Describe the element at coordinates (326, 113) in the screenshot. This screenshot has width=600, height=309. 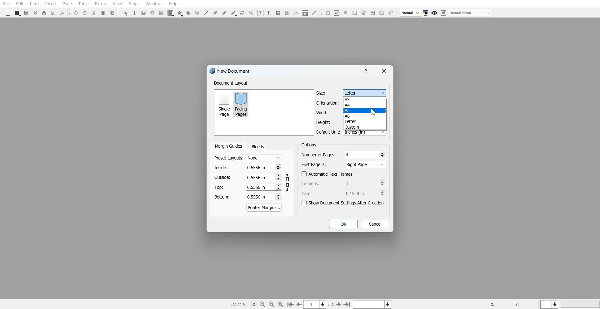
I see `Width adjuster` at that location.